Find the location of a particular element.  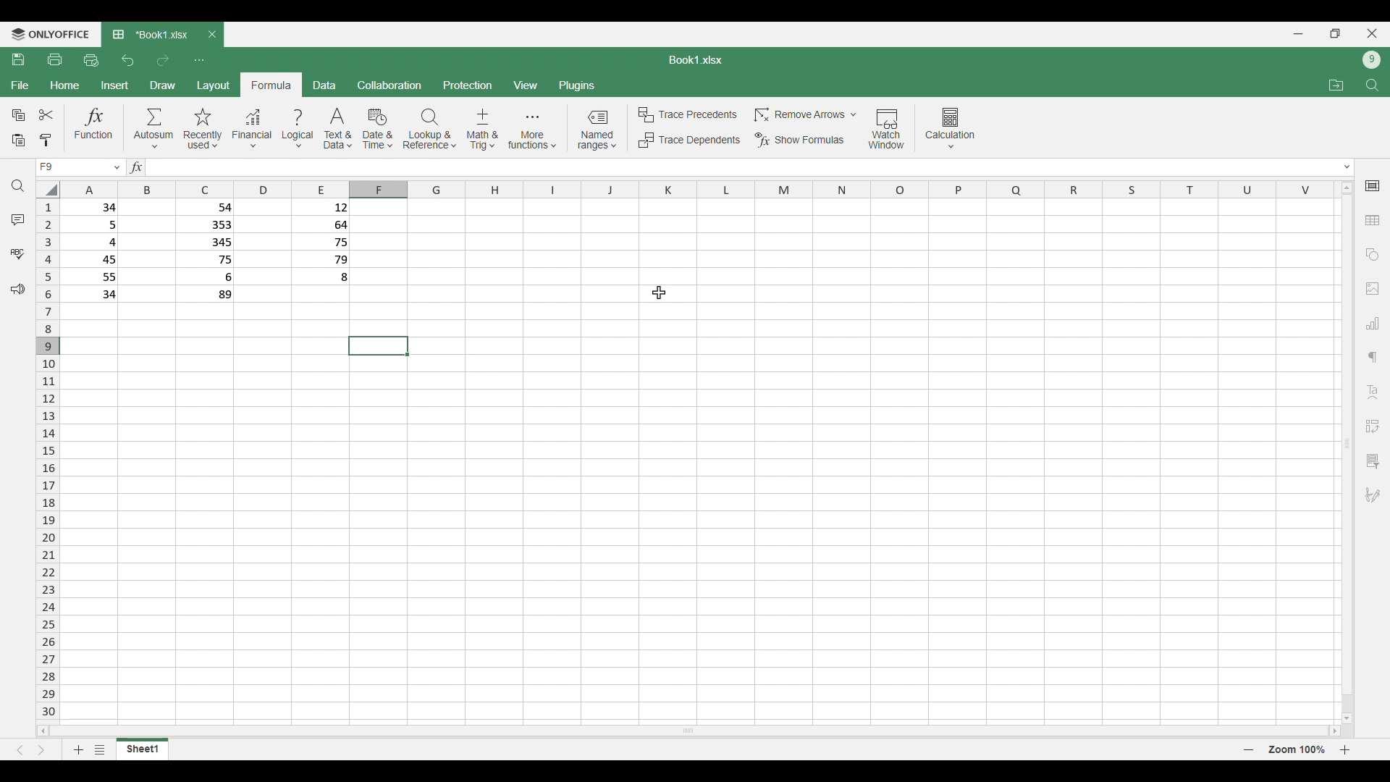

Close interface is located at coordinates (1373, 33).